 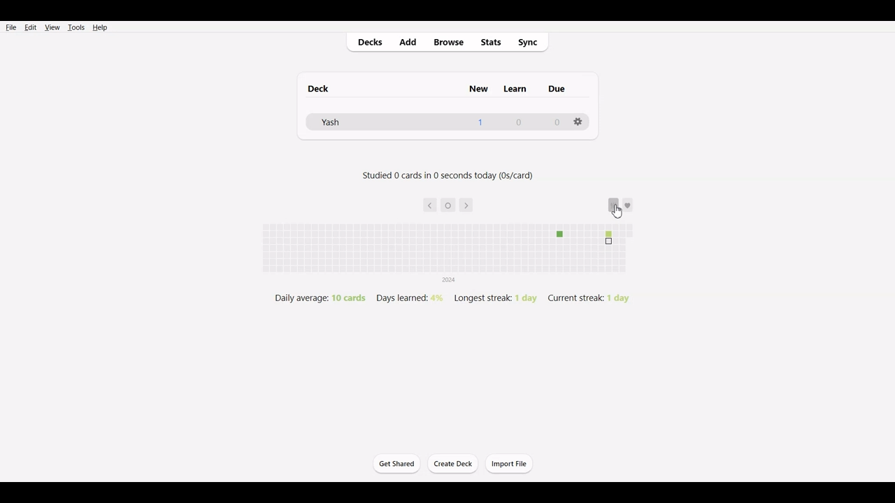 I want to click on , so click(x=565, y=82).